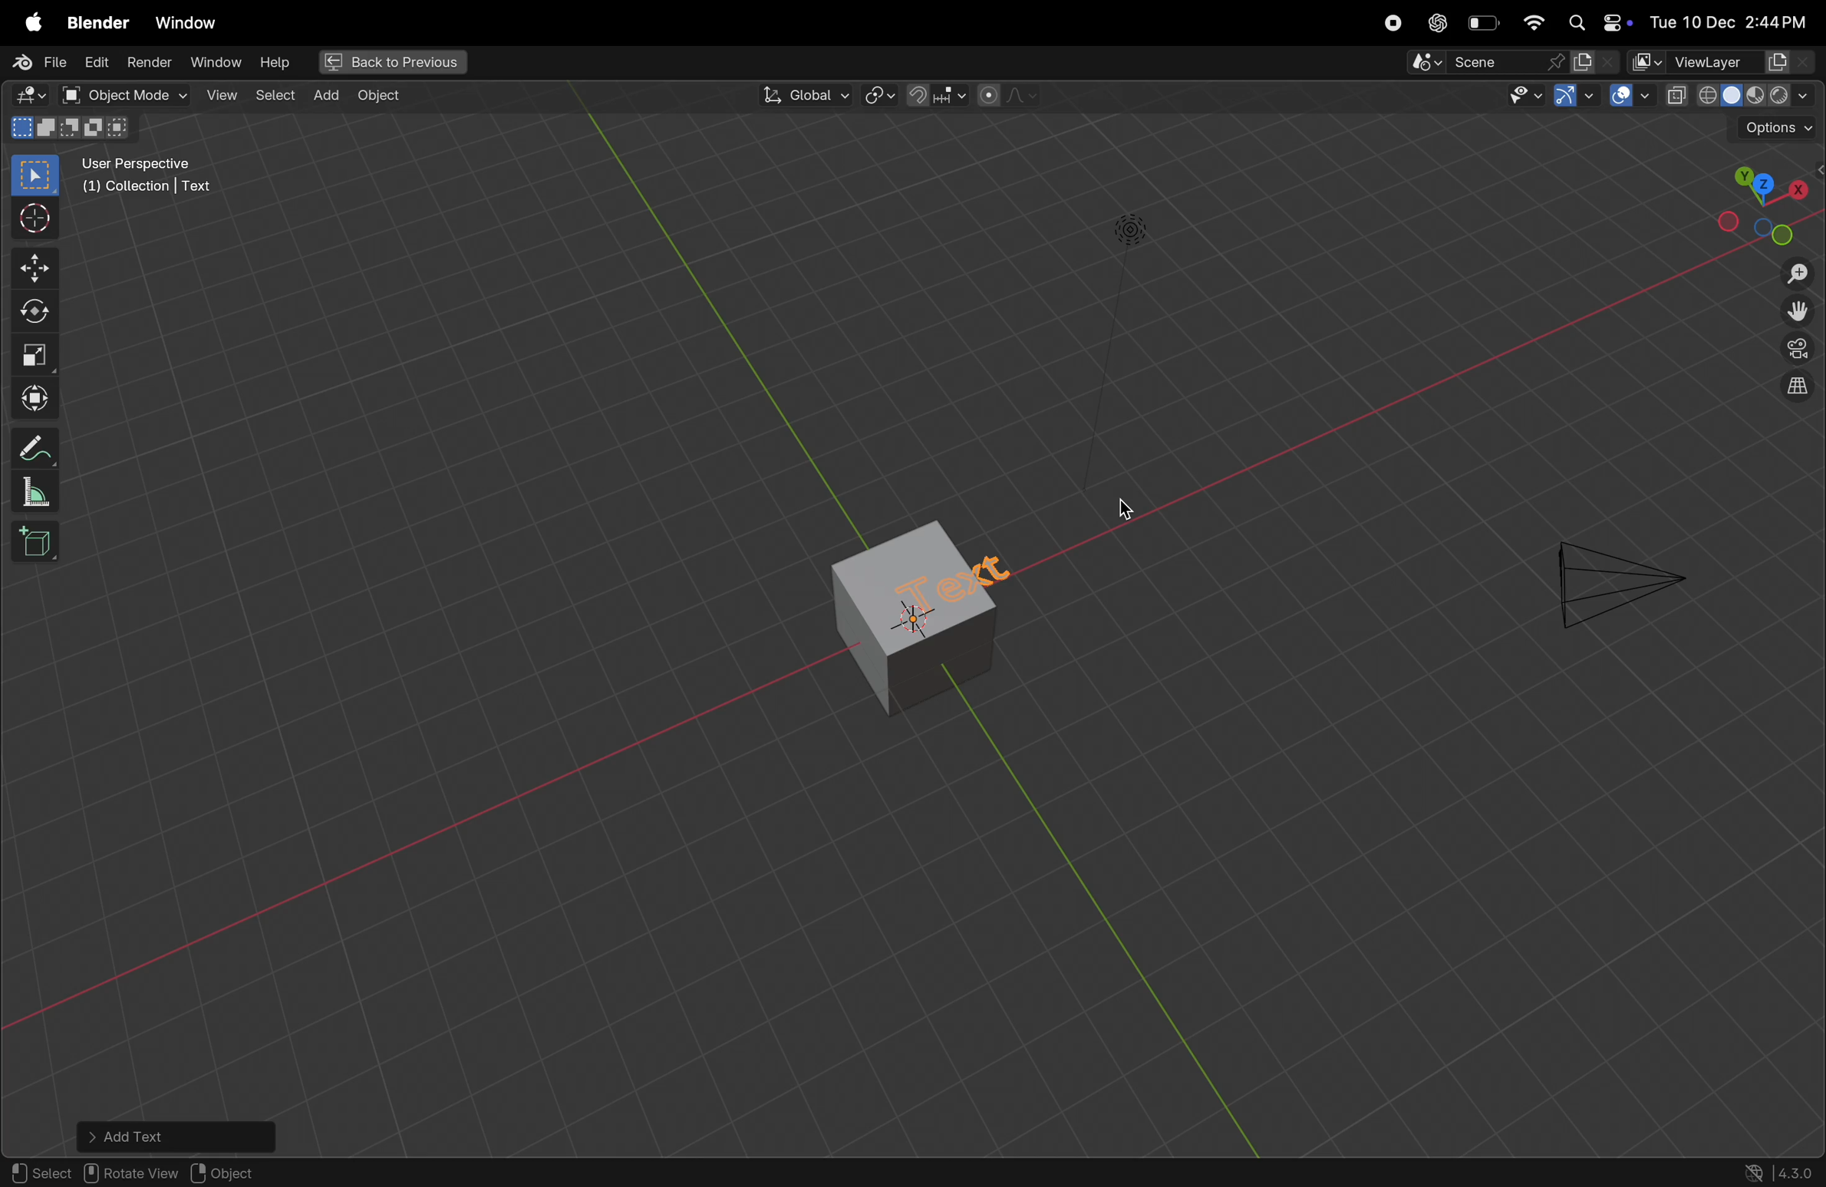  What do you see at coordinates (1767, 201) in the screenshot?
I see `view point` at bounding box center [1767, 201].